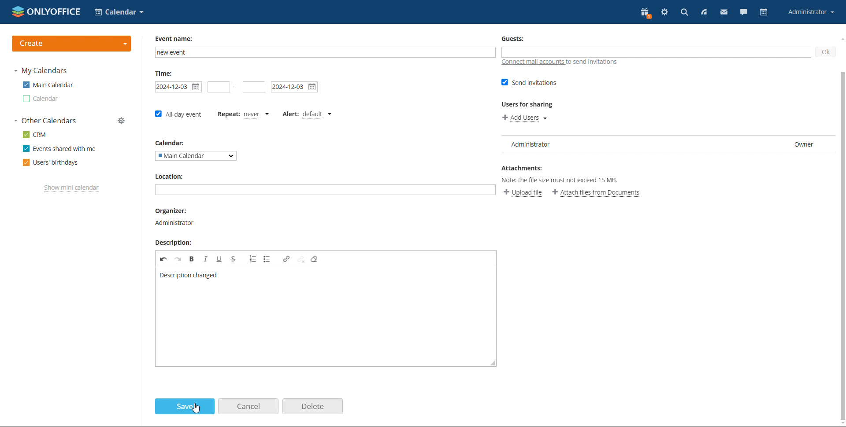 This screenshot has width=846, height=427. Describe the element at coordinates (176, 38) in the screenshot. I see `Event name:` at that location.